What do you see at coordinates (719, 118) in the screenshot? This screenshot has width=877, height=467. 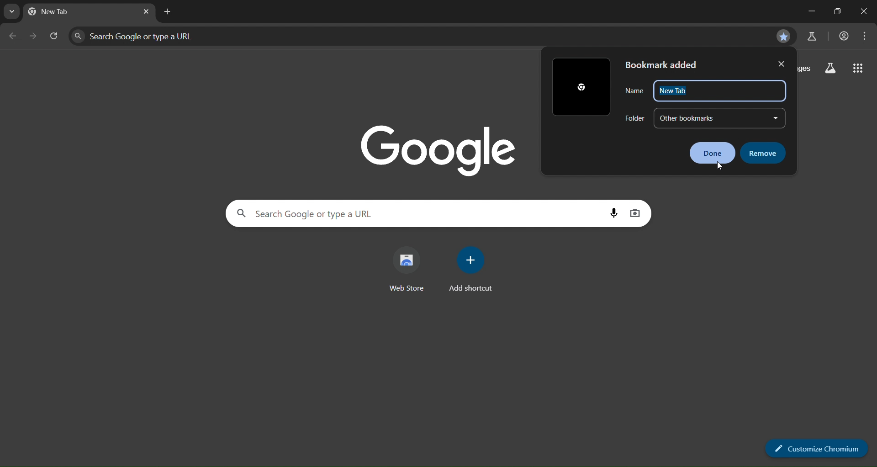 I see `select bookmarks` at bounding box center [719, 118].